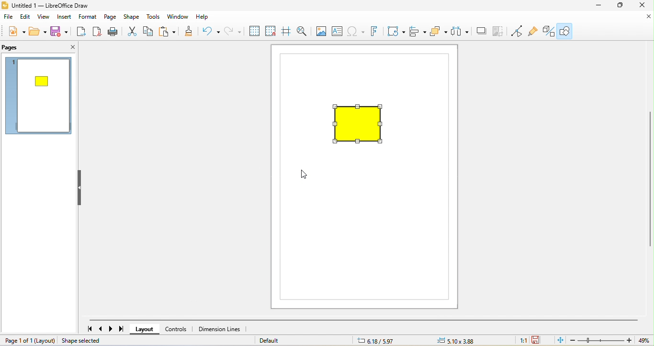 This screenshot has width=654, height=346. What do you see at coordinates (60, 32) in the screenshot?
I see `save` at bounding box center [60, 32].